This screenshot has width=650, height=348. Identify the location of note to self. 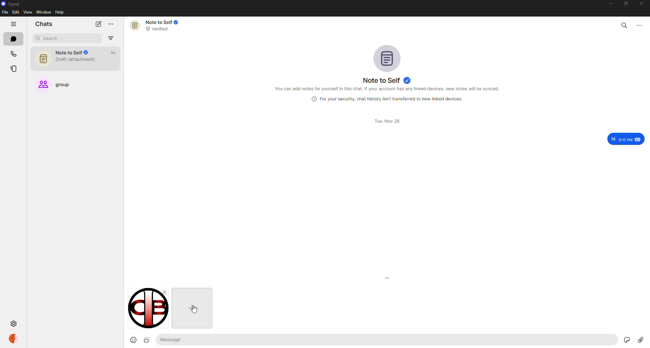
(156, 25).